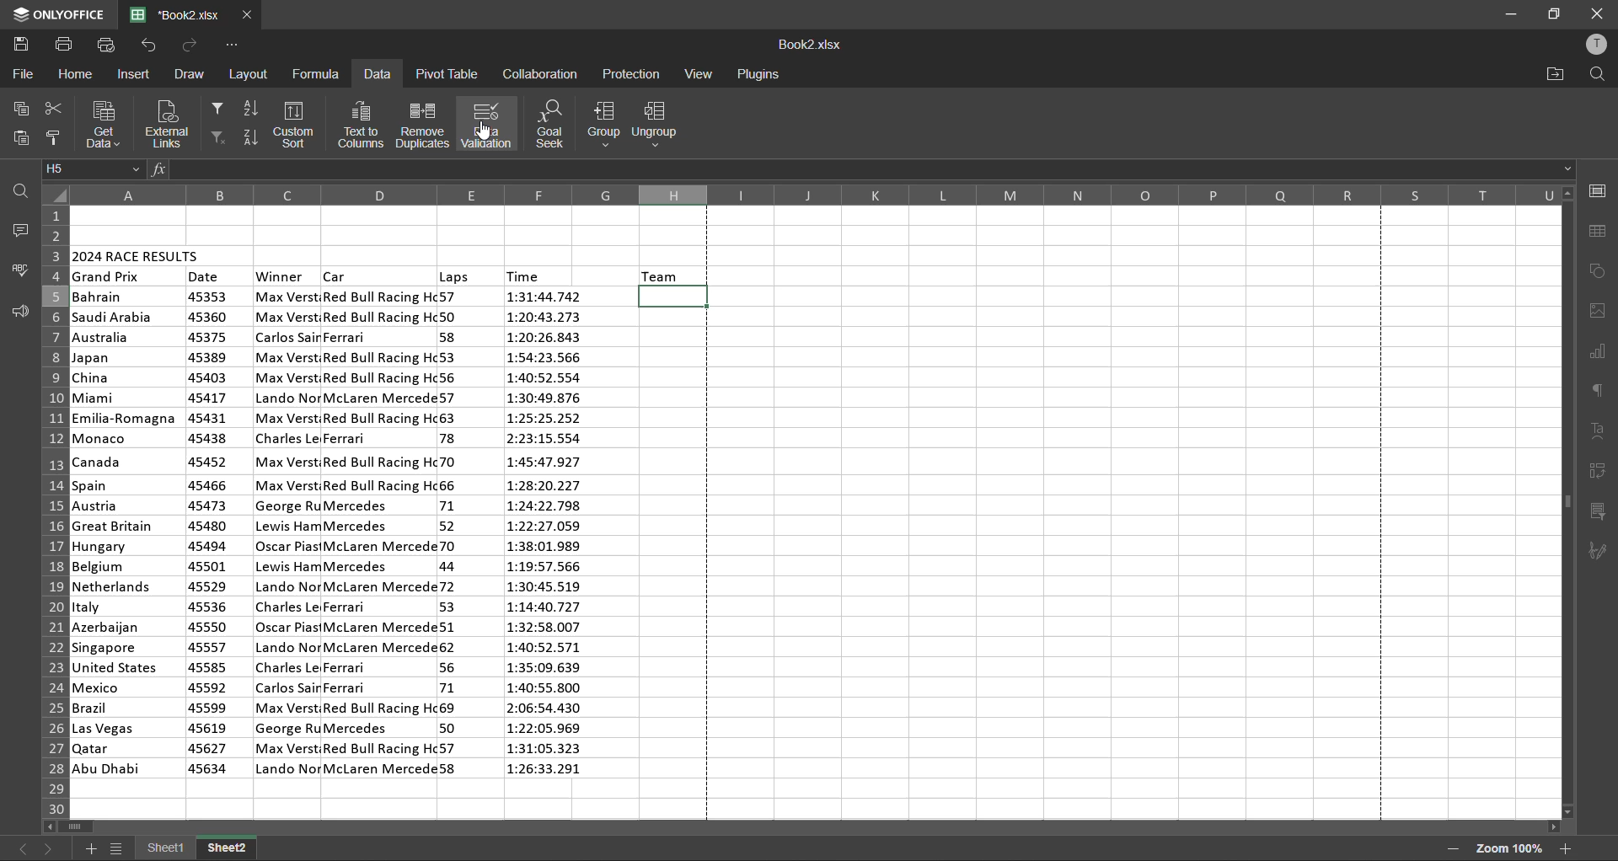 The width and height of the screenshot is (1618, 861). I want to click on feedback, so click(19, 312).